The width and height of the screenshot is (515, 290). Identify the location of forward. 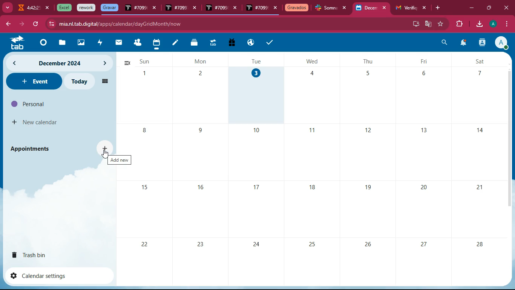
(21, 24).